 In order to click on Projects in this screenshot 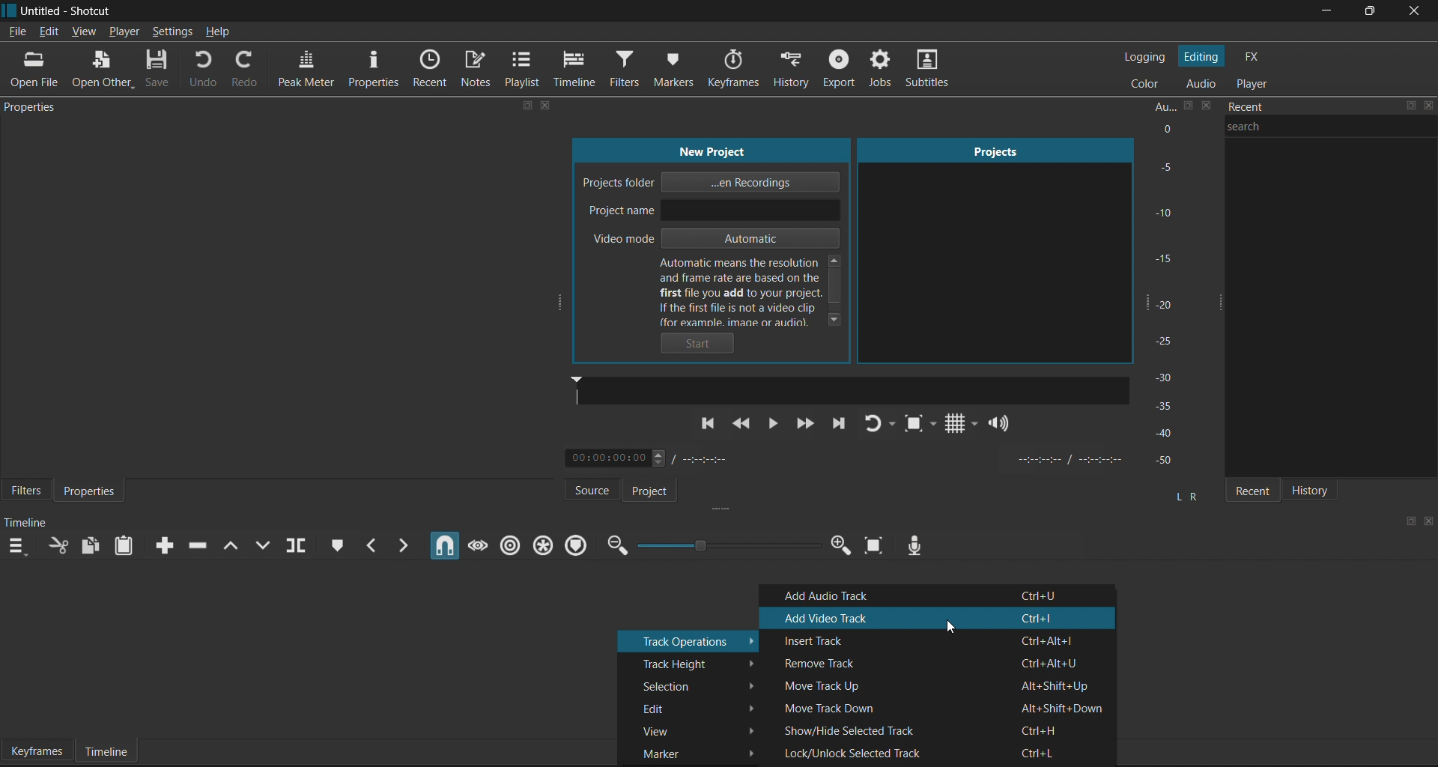, I will do `click(986, 247)`.